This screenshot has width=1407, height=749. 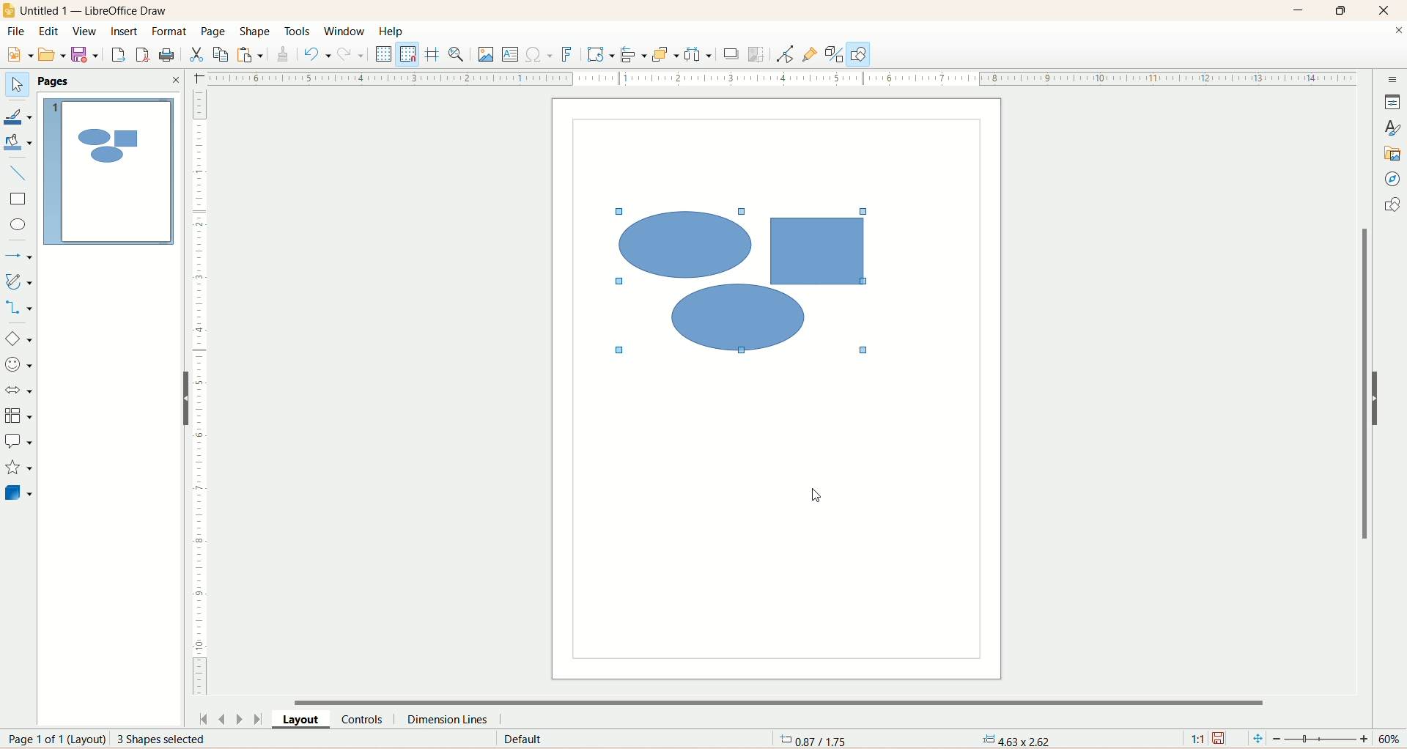 What do you see at coordinates (1198, 737) in the screenshot?
I see `scalling factor` at bounding box center [1198, 737].